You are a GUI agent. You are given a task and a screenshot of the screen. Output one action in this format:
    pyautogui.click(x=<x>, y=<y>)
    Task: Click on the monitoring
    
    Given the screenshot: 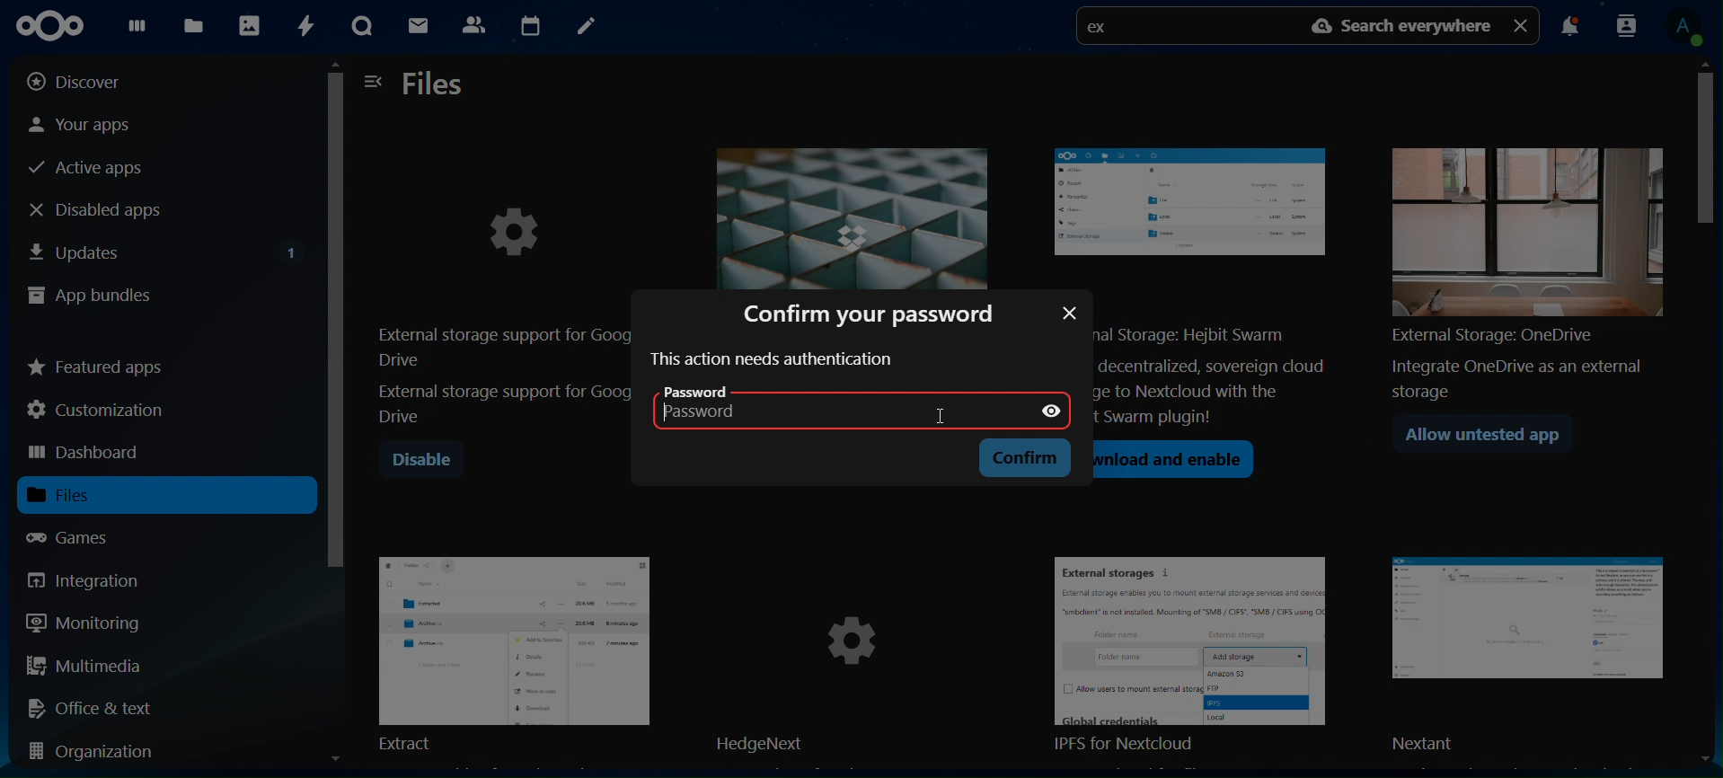 What is the action you would take?
    pyautogui.click(x=84, y=622)
    